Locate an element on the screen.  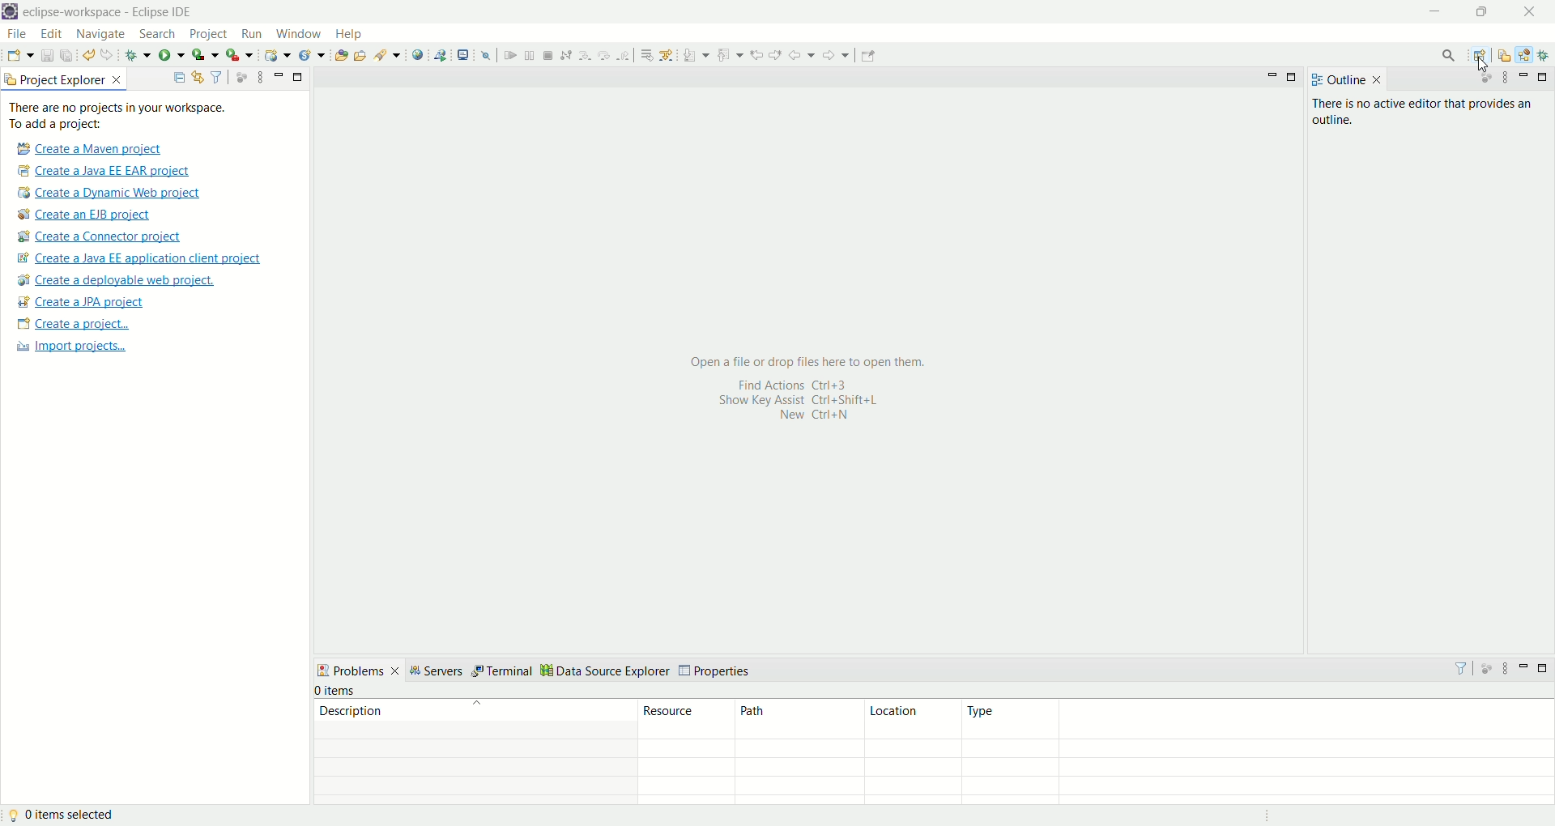
import projects is located at coordinates (72, 347).